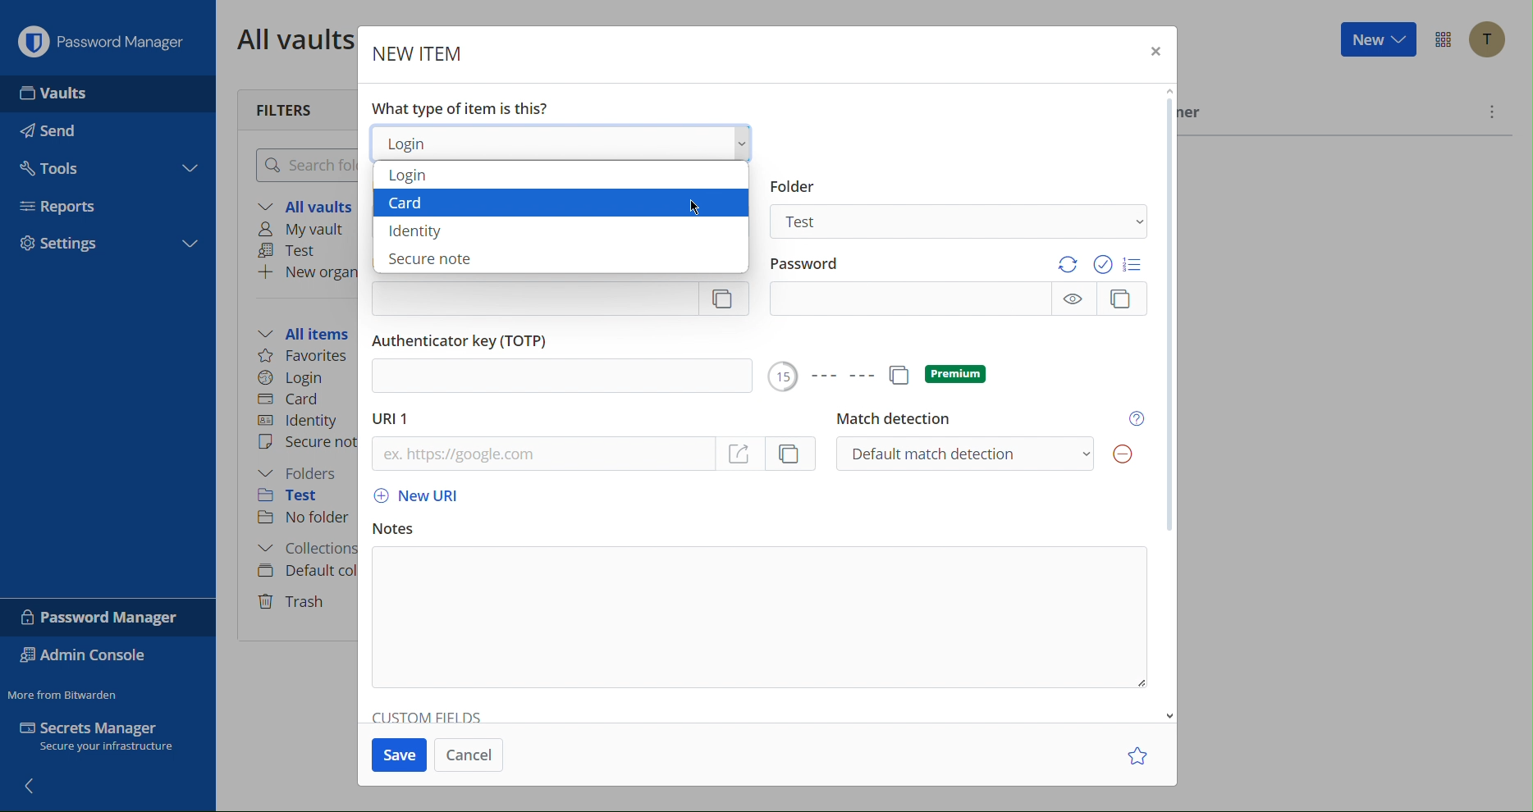 The width and height of the screenshot is (1533, 812). I want to click on Login, so click(404, 175).